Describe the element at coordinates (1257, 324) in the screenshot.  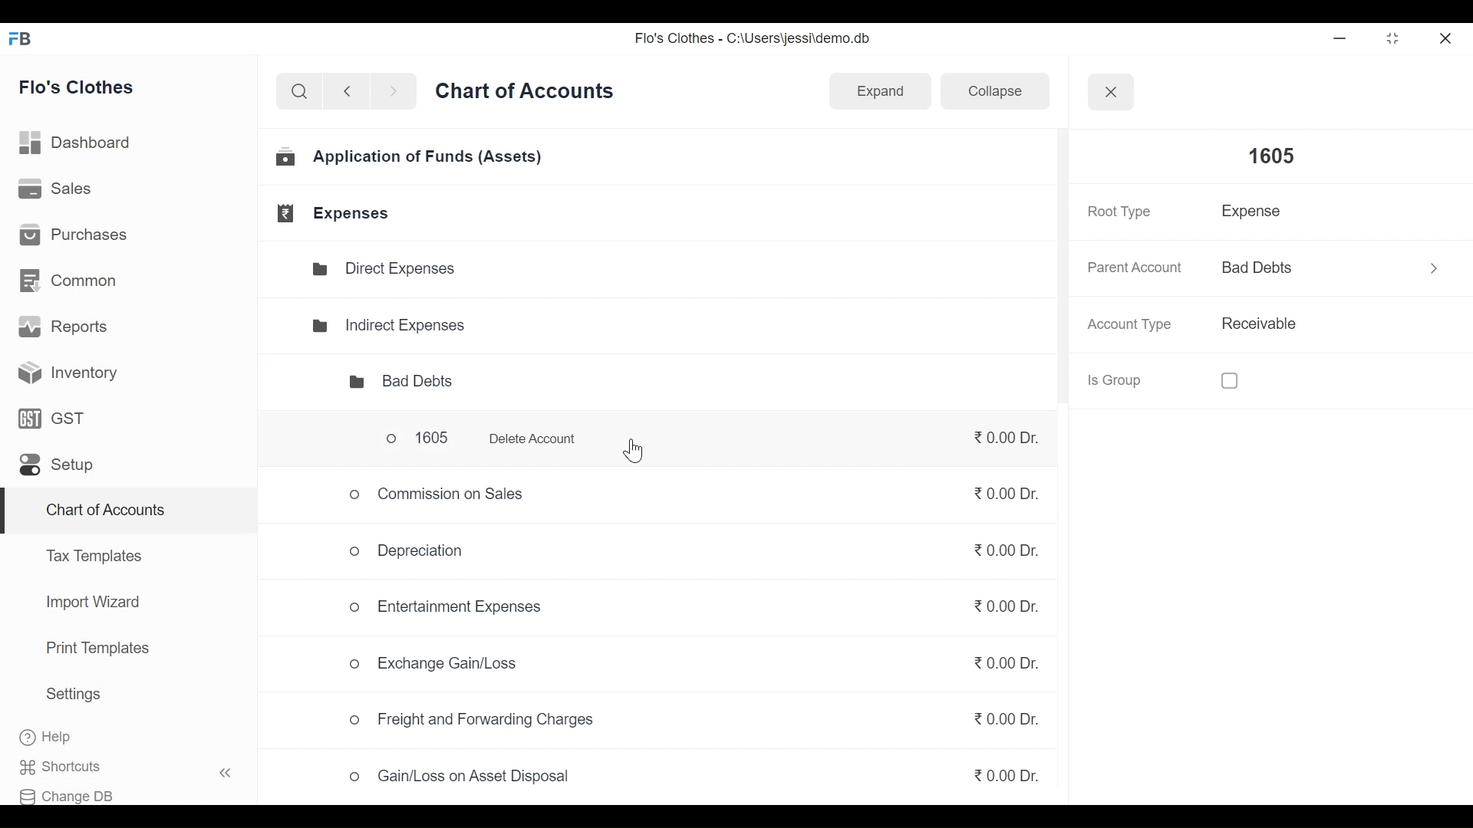
I see `Receivable` at that location.